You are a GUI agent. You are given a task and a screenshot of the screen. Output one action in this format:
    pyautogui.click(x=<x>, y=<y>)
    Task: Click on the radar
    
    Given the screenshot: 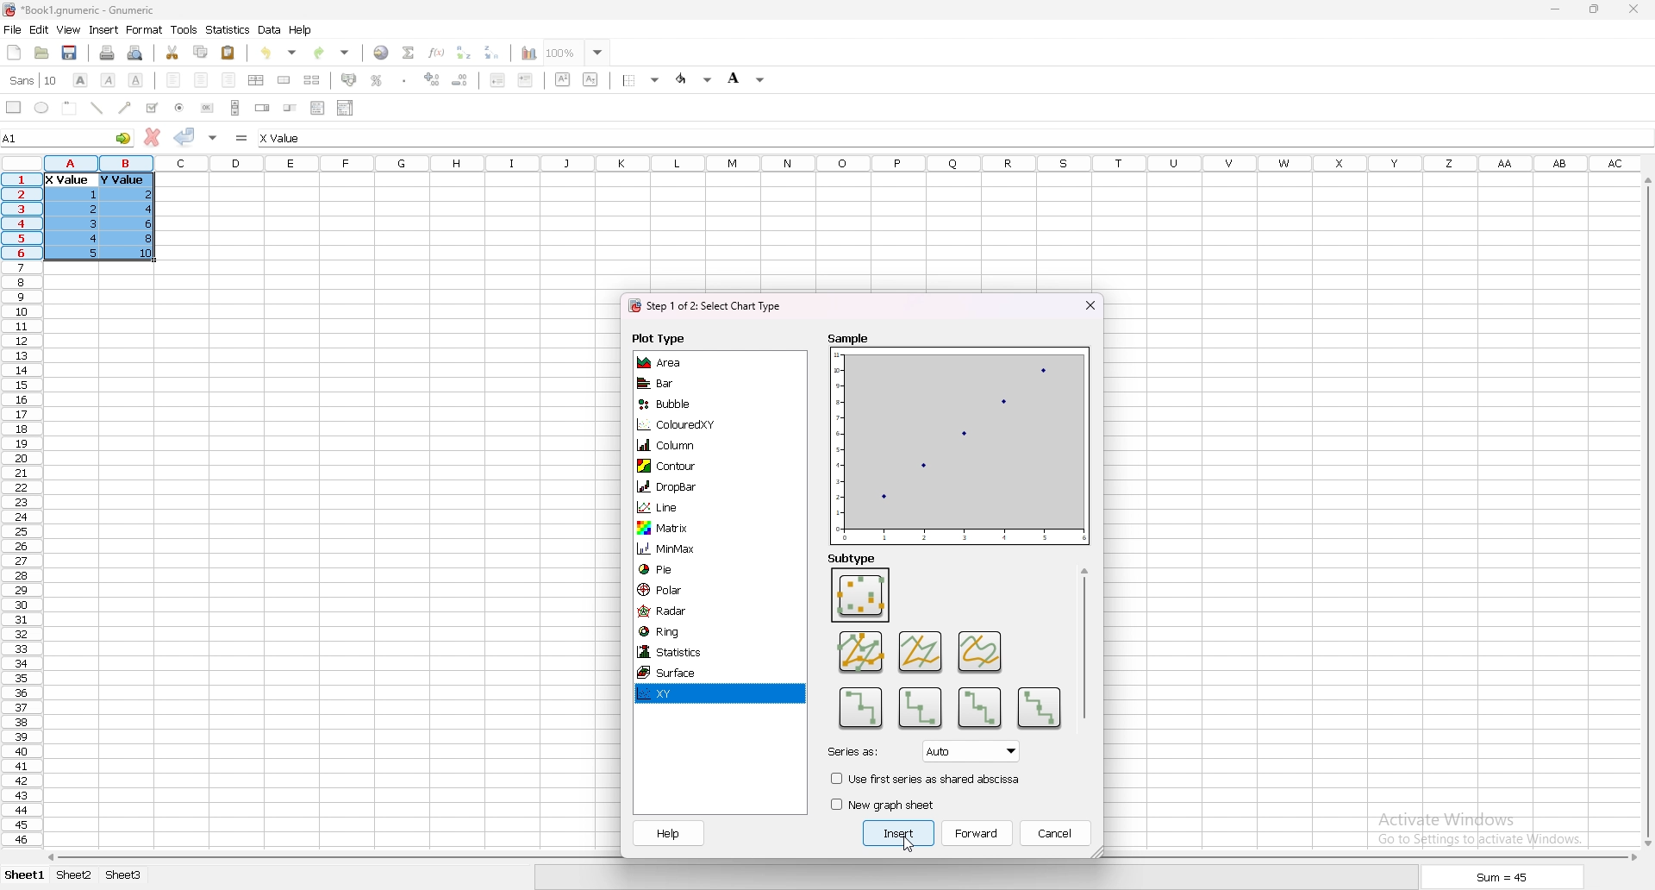 What is the action you would take?
    pyautogui.click(x=690, y=610)
    